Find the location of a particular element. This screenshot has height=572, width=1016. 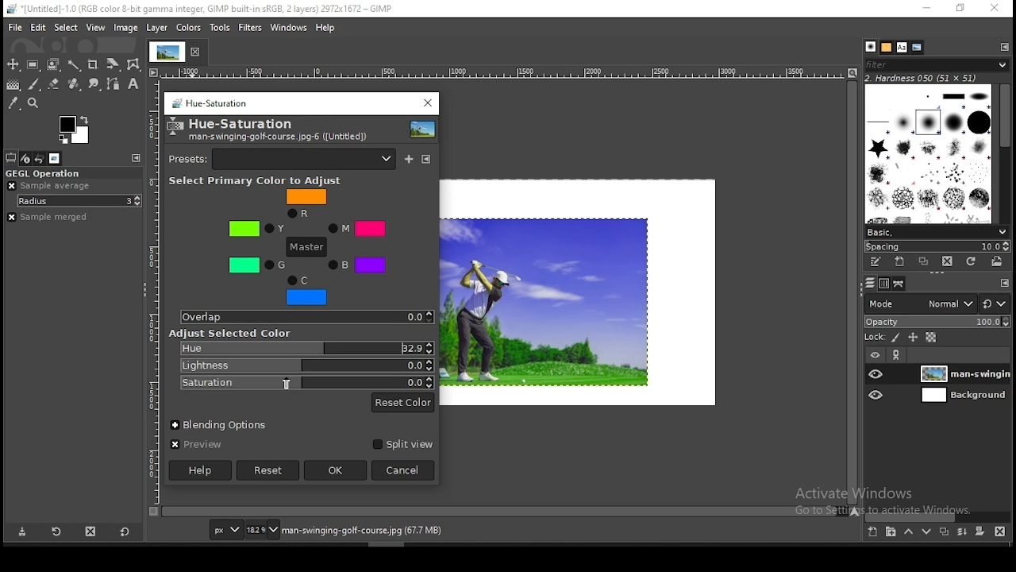

fuzzy select tool is located at coordinates (73, 65).